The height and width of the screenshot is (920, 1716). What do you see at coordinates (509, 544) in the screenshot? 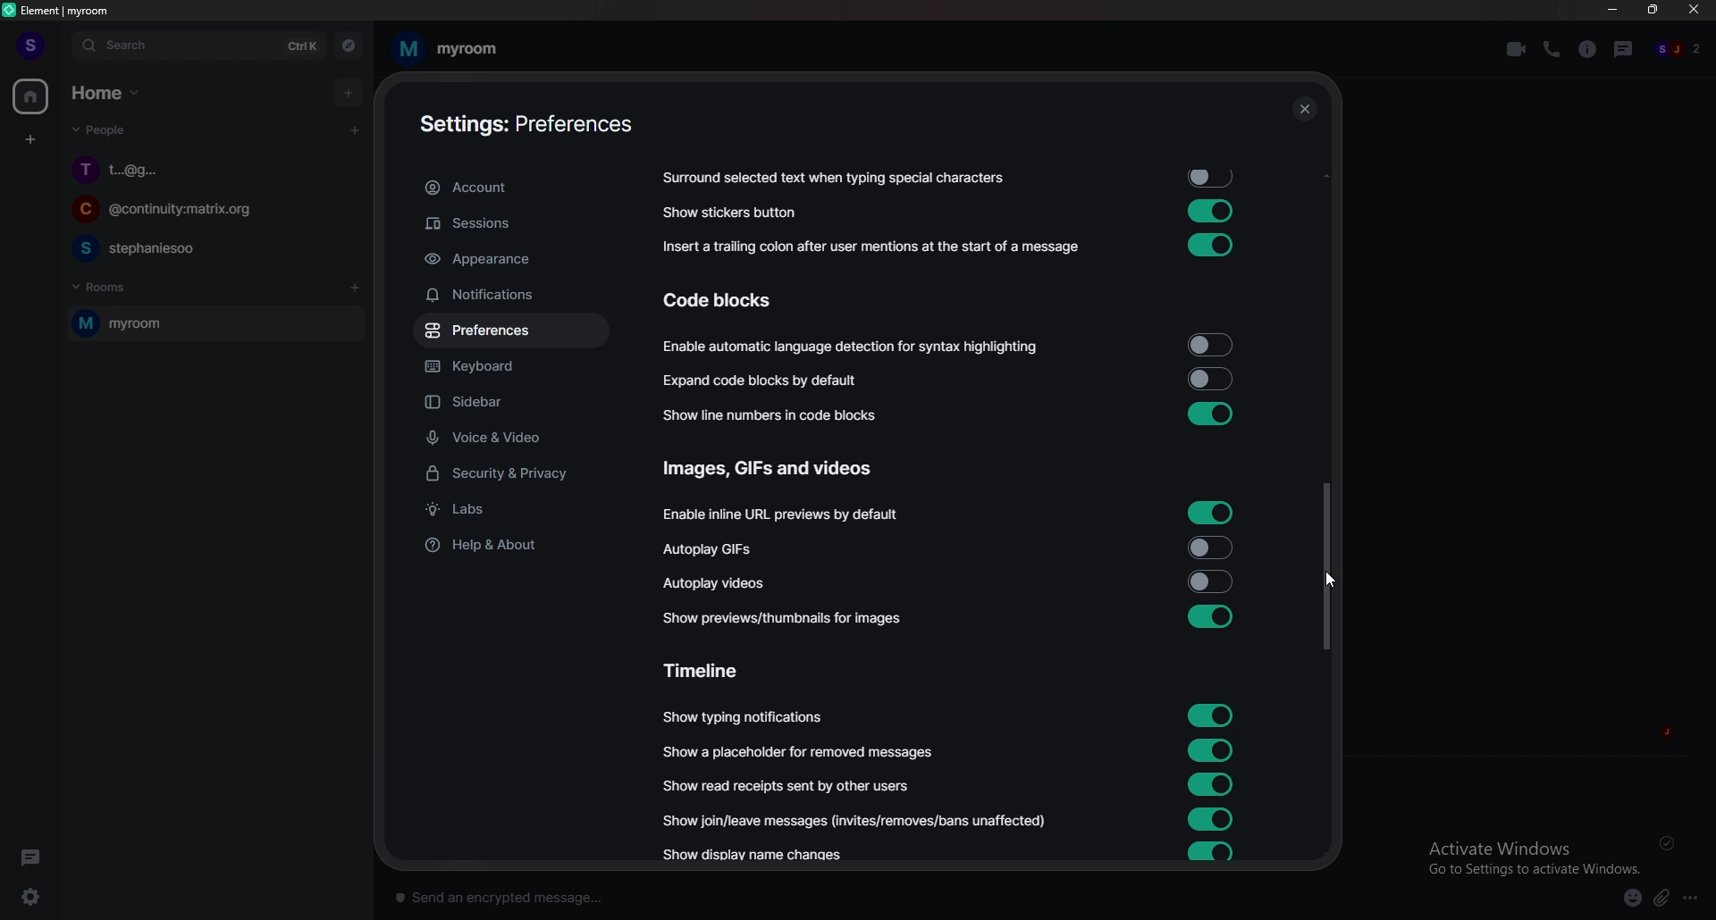
I see `help` at bounding box center [509, 544].